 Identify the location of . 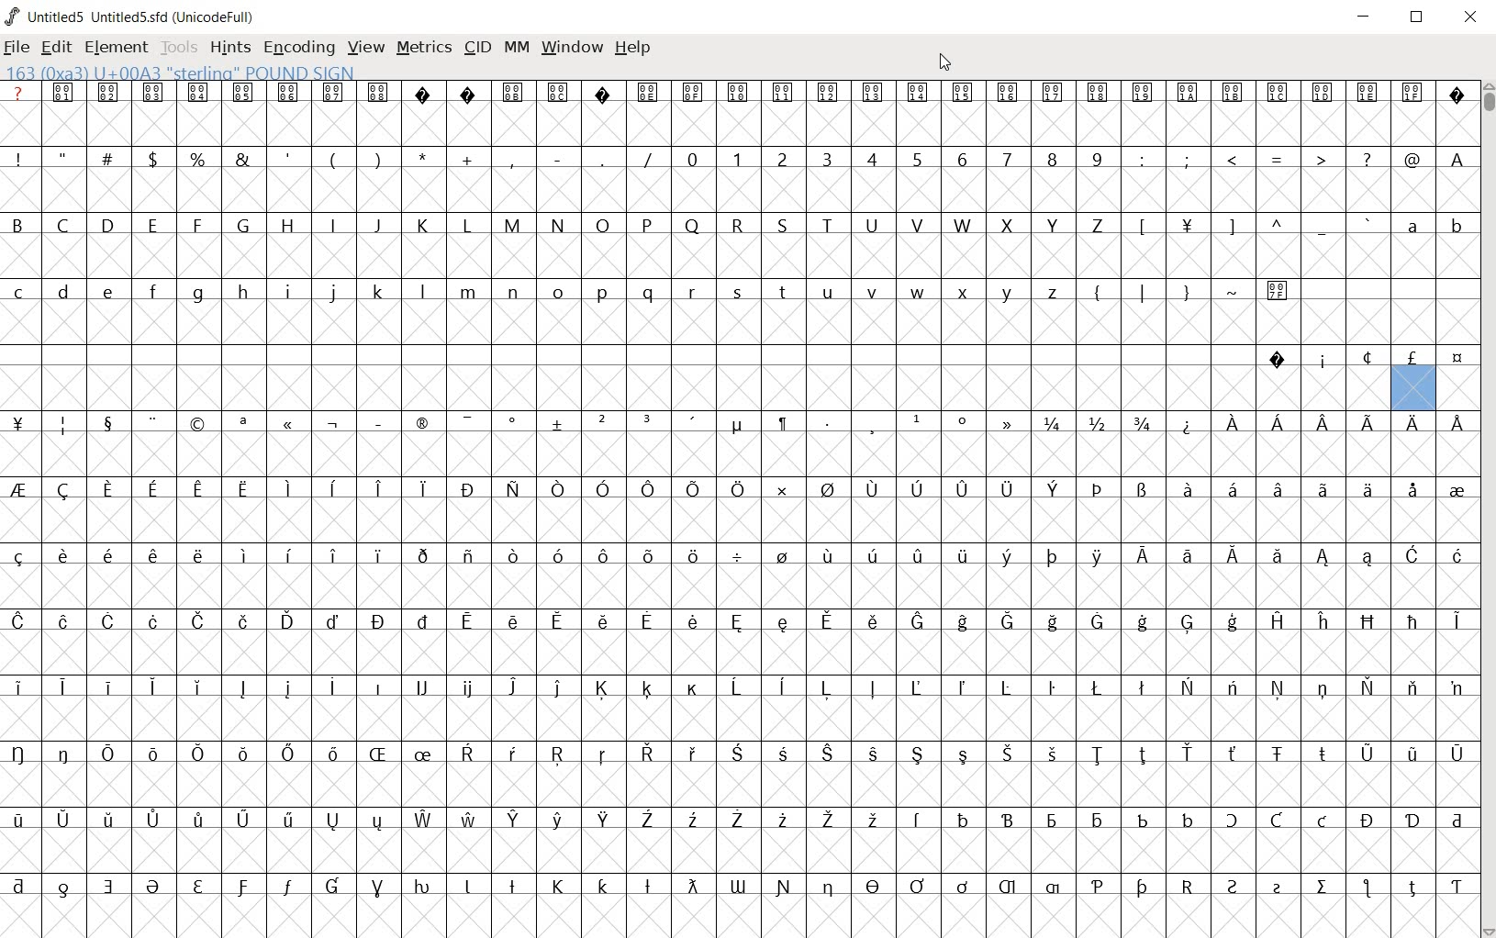
(1008, 754).